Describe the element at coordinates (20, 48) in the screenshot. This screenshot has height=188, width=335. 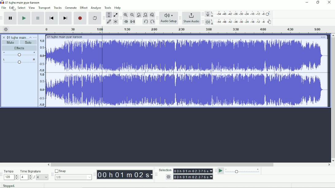
I see `Effects` at that location.